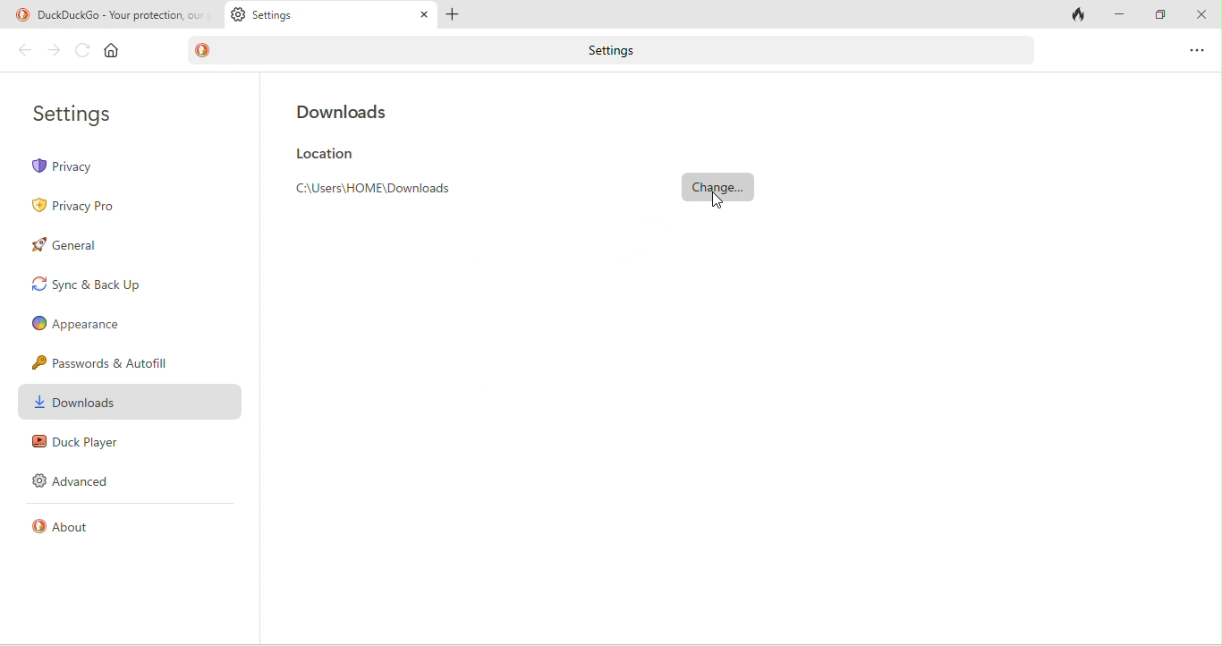 The width and height of the screenshot is (1222, 646). What do you see at coordinates (348, 109) in the screenshot?
I see `downloads` at bounding box center [348, 109].